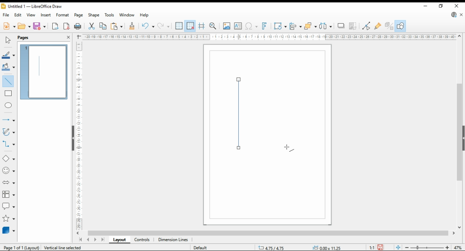 The width and height of the screenshot is (465, 251). What do you see at coordinates (376, 247) in the screenshot?
I see `1:1 ratio` at bounding box center [376, 247].